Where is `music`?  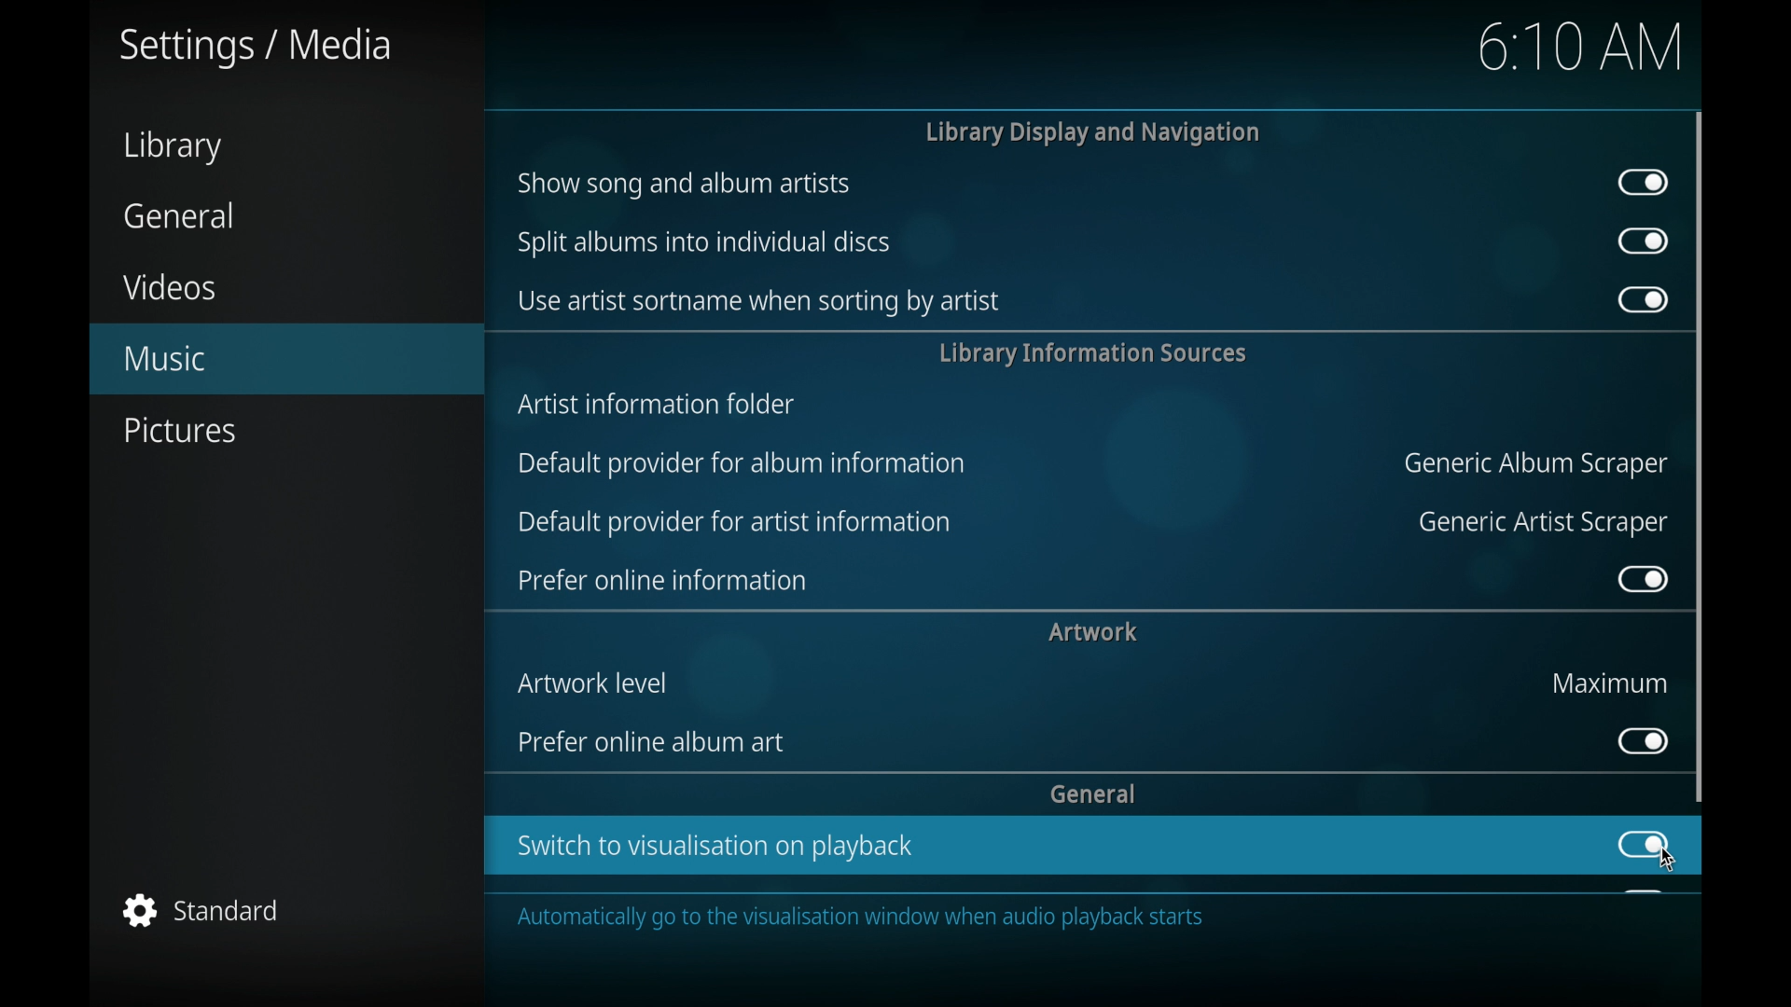 music is located at coordinates (286, 359).